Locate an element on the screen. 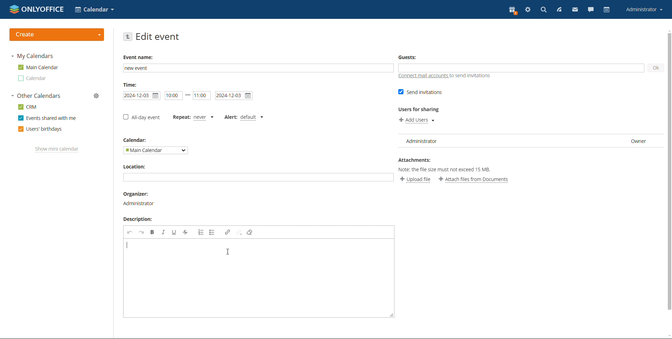 Image resolution: width=672 pixels, height=339 pixels. add guests is located at coordinates (521, 68).